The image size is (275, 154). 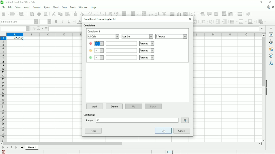 What do you see at coordinates (100, 19) in the screenshot?
I see `Conditional formatting for A1` at bounding box center [100, 19].